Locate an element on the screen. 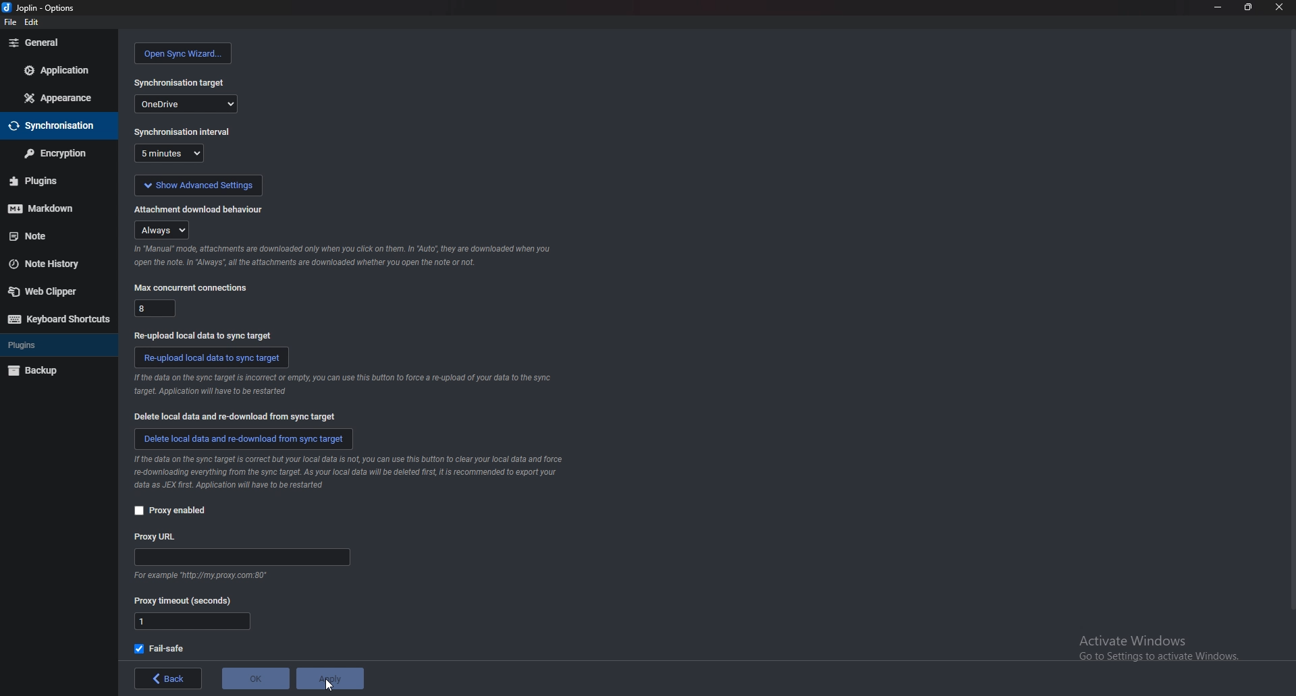 The image size is (1296, 696). back is located at coordinates (169, 678).